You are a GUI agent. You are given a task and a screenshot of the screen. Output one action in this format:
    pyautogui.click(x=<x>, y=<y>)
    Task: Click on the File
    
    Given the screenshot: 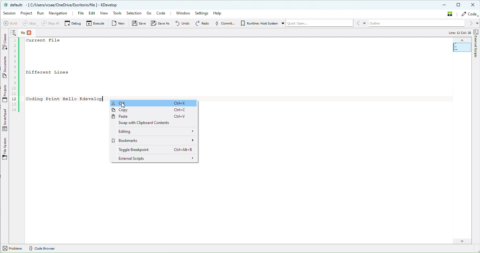 What is the action you would take?
    pyautogui.click(x=27, y=32)
    